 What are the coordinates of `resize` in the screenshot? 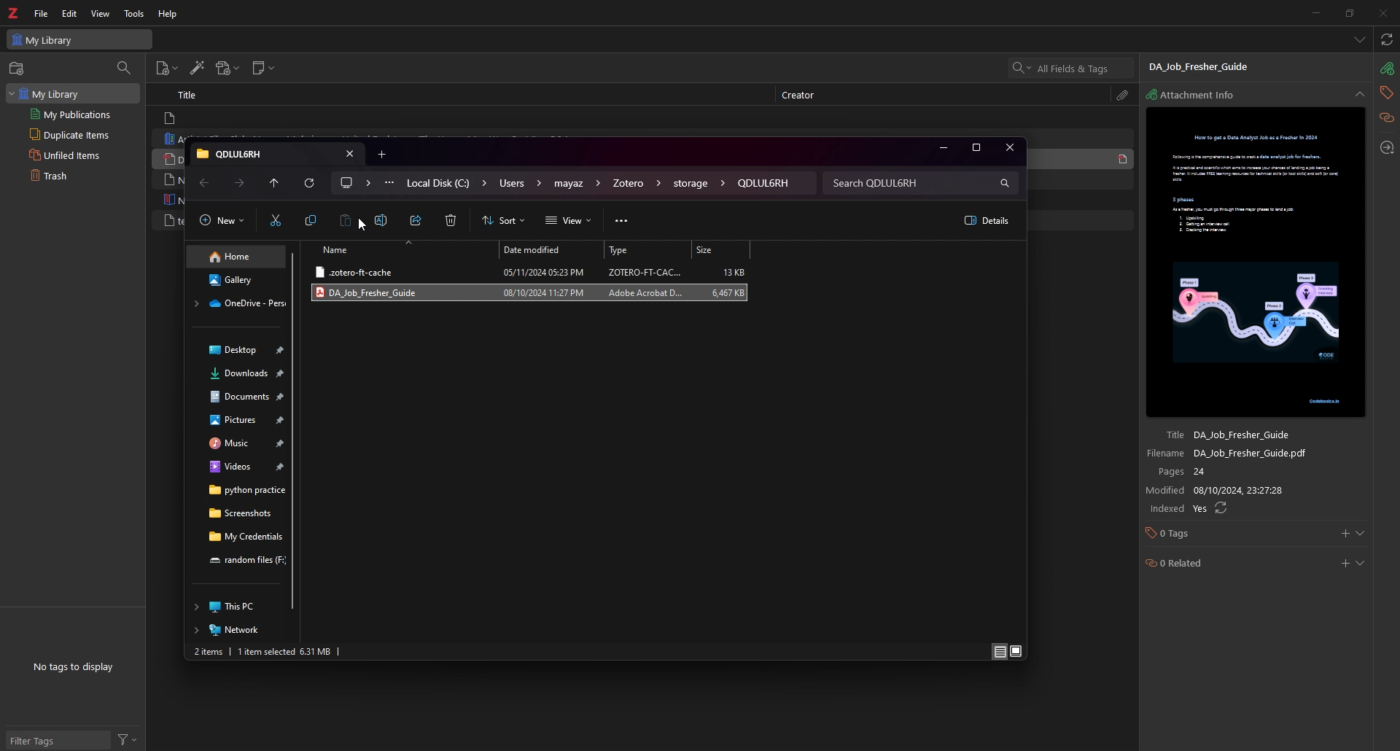 It's located at (1350, 12).